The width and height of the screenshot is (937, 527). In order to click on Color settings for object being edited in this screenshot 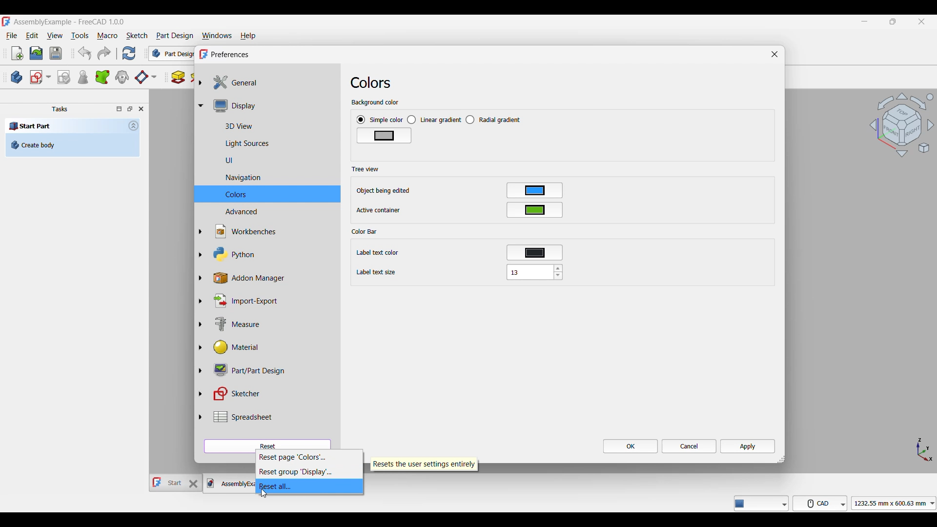, I will do `click(534, 190)`.